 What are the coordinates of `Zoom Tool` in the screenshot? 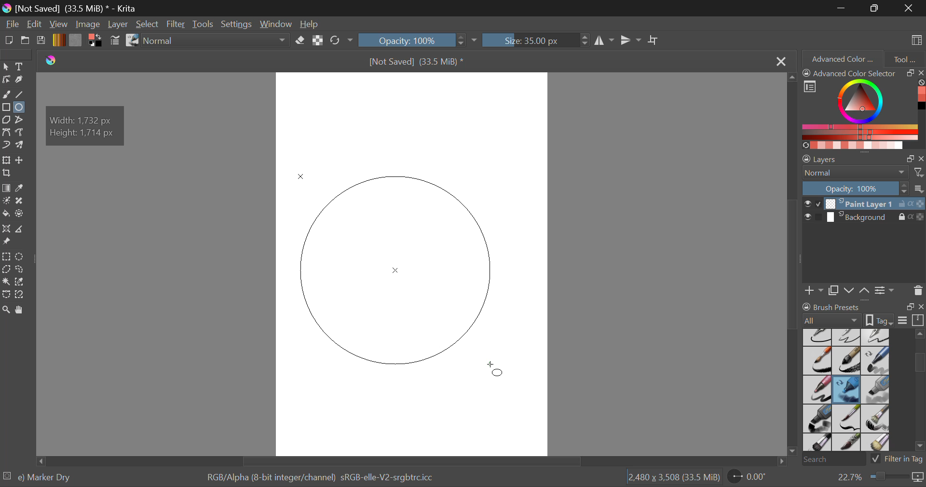 It's located at (6, 309).